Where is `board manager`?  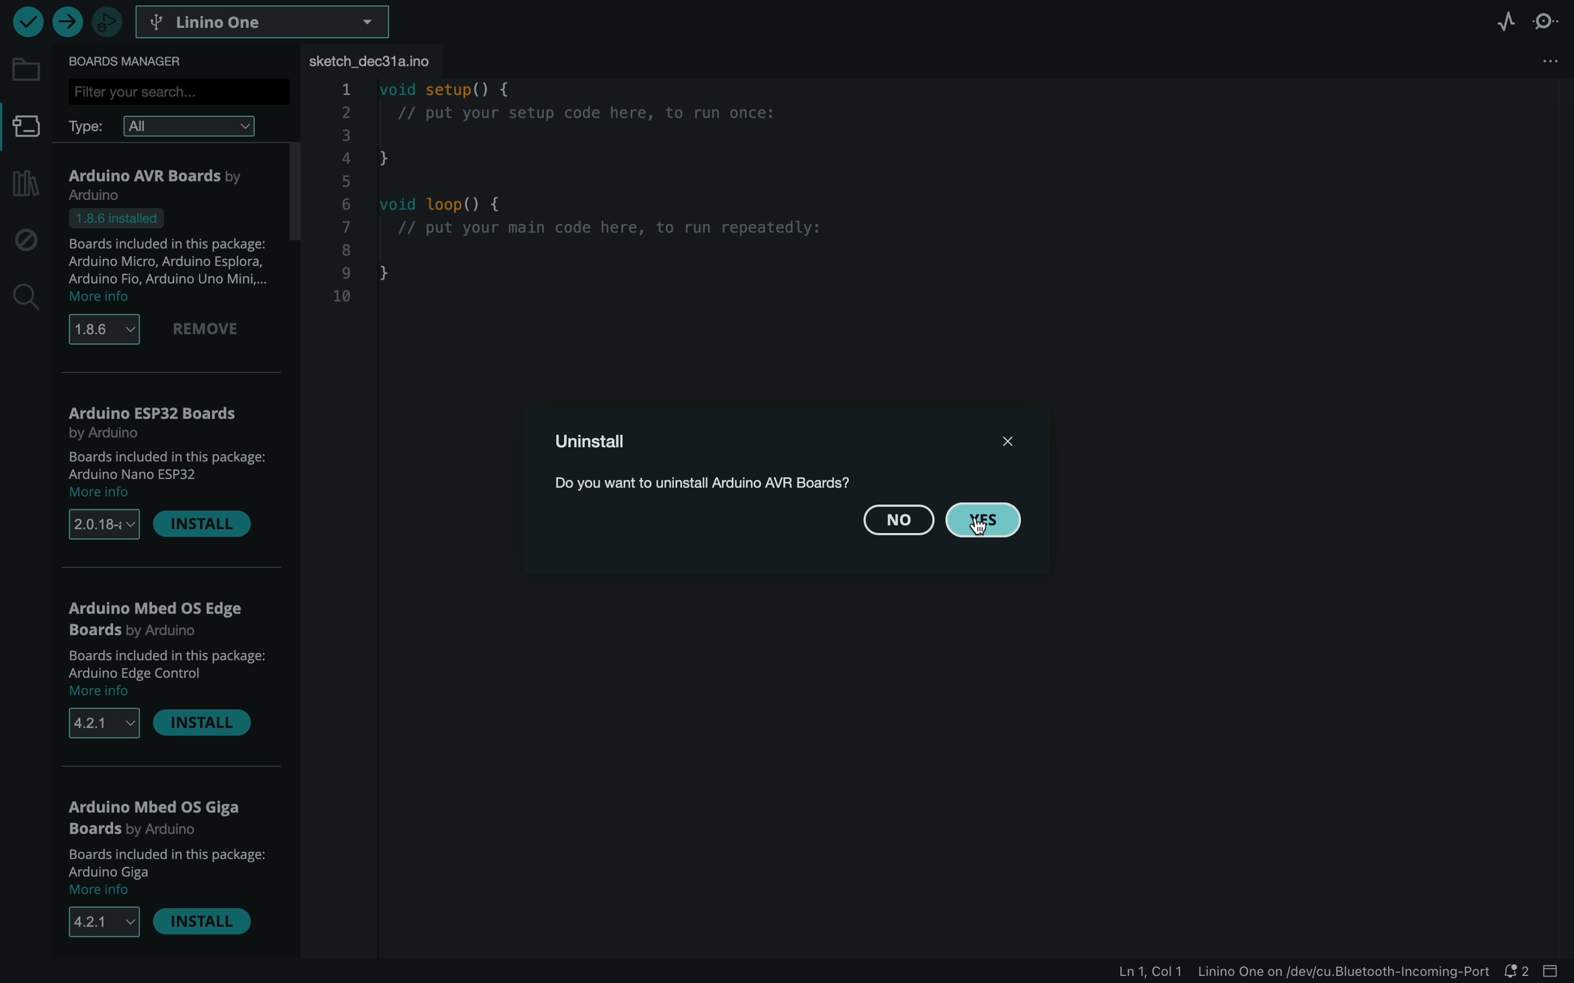 board manager is located at coordinates (24, 127).